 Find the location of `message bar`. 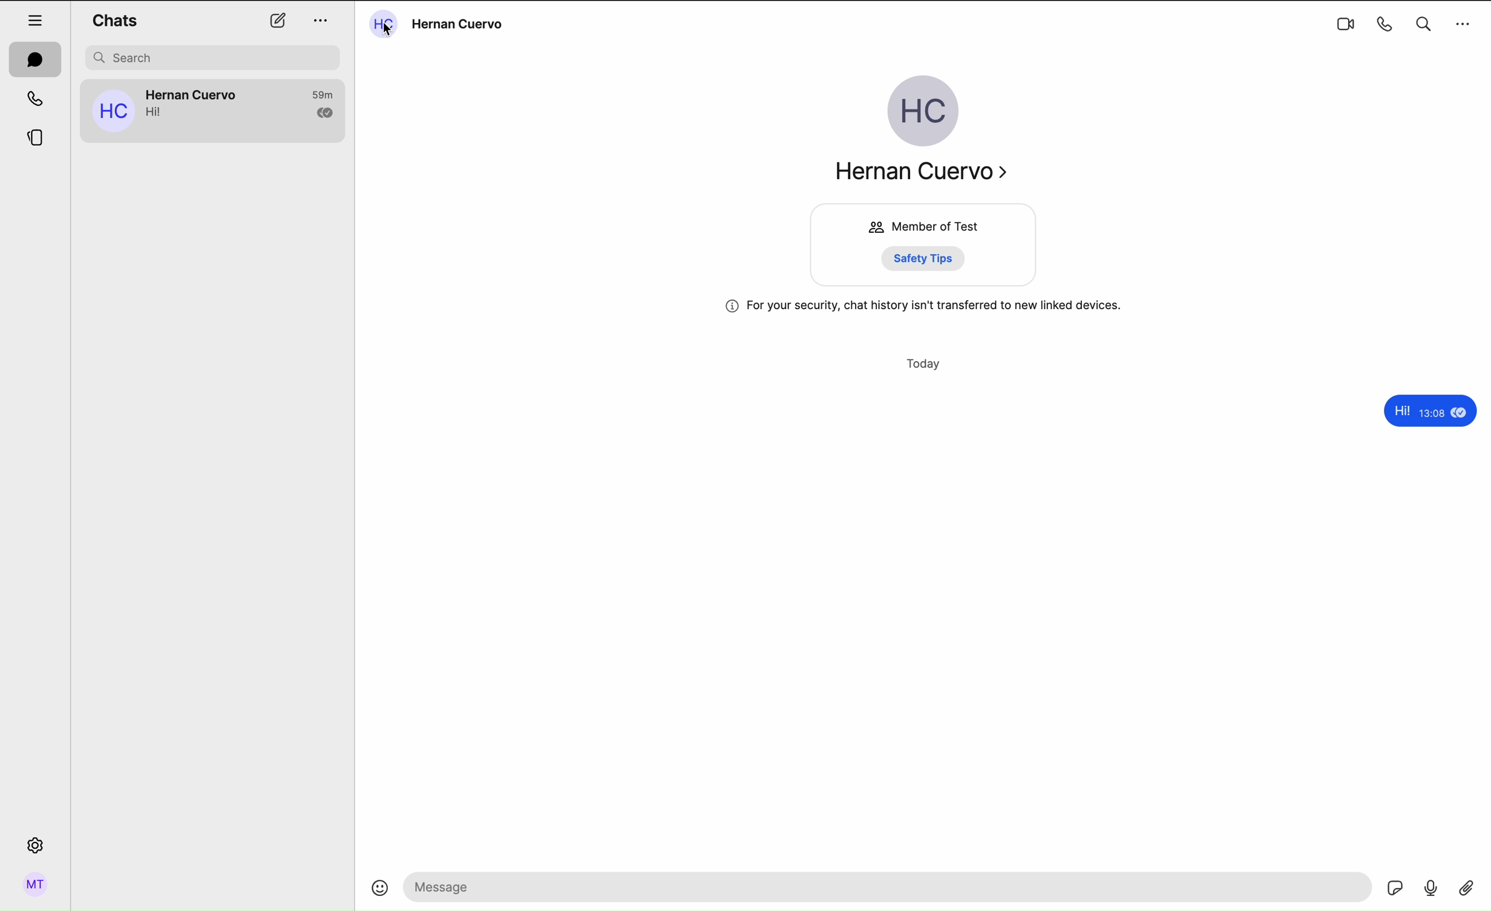

message bar is located at coordinates (888, 890).